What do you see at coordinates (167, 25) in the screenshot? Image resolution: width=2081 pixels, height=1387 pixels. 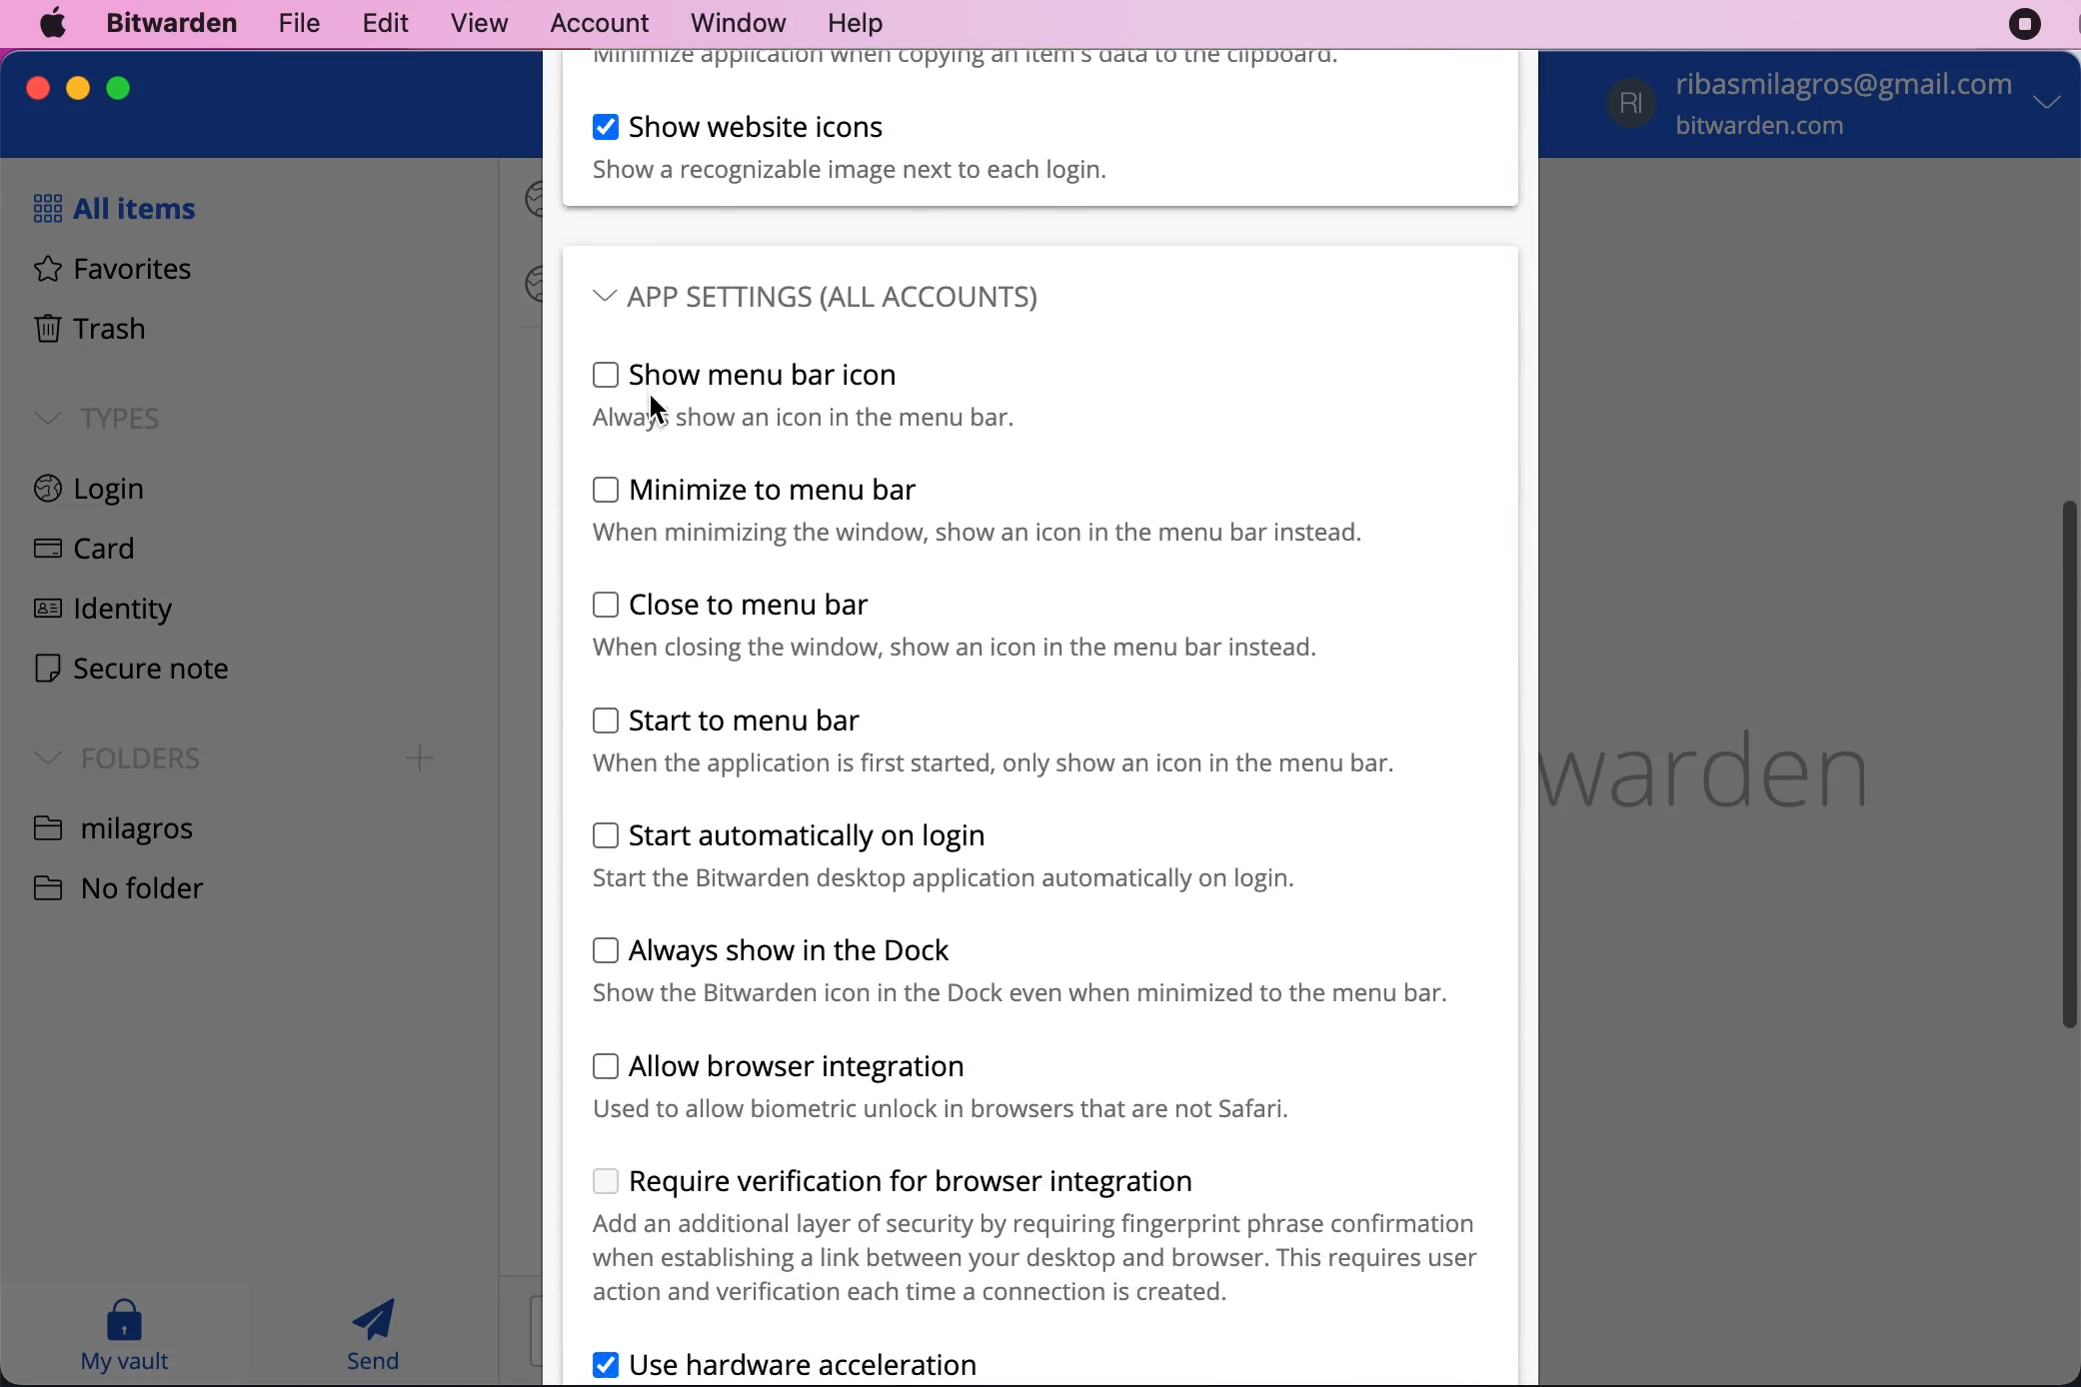 I see `bitwarden` at bounding box center [167, 25].